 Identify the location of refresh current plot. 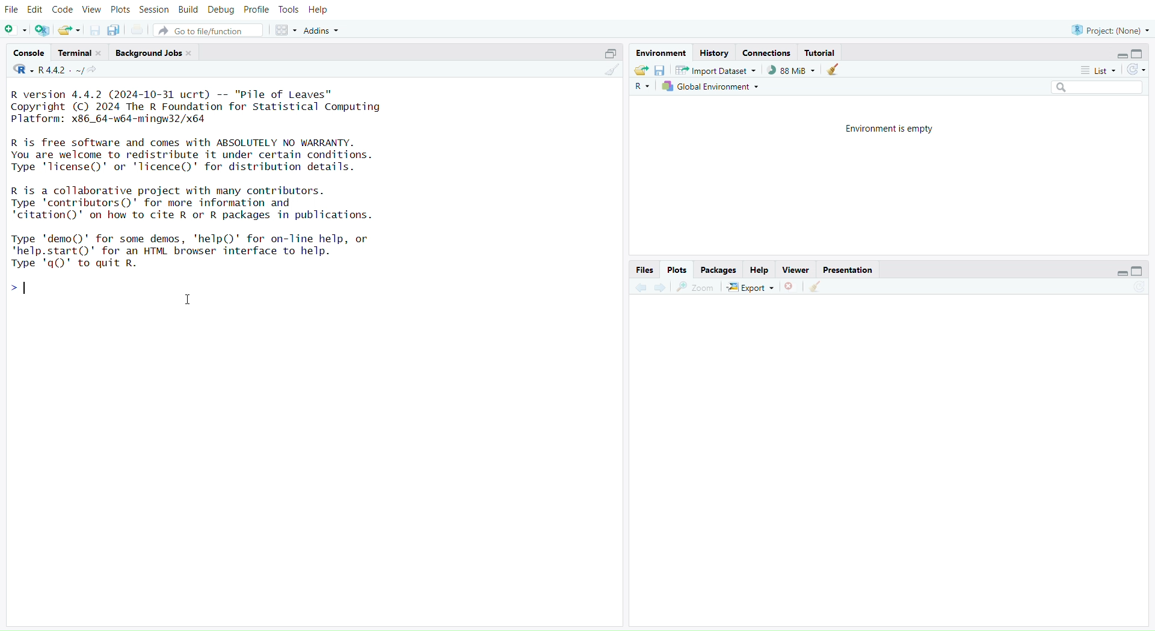
(1134, 291).